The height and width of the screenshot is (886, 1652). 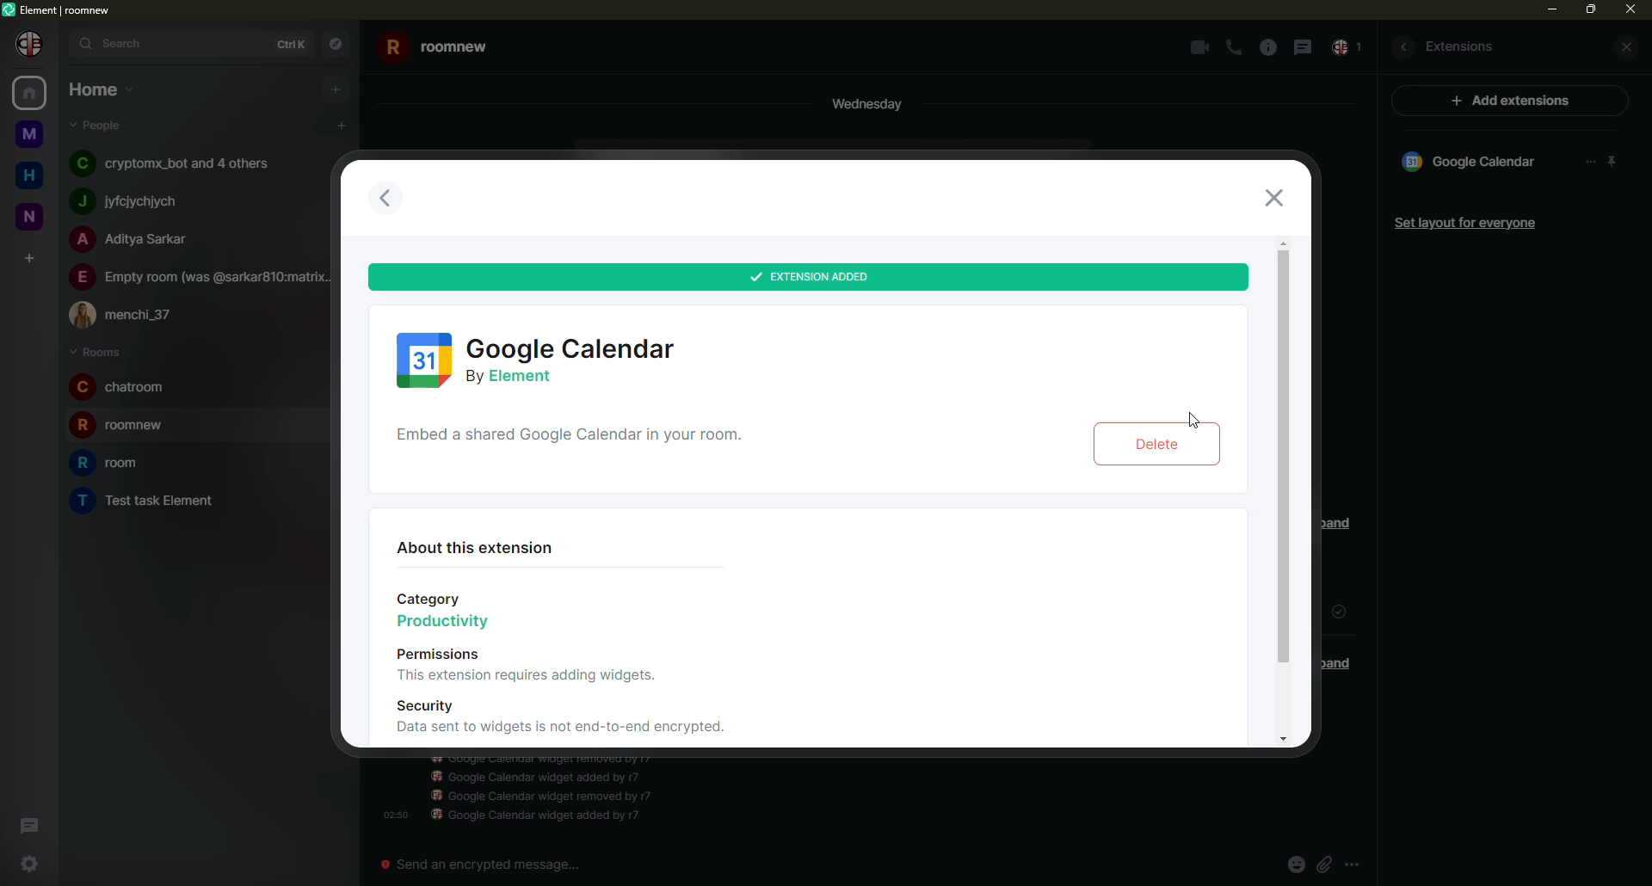 I want to click on send an emergency message, so click(x=490, y=865).